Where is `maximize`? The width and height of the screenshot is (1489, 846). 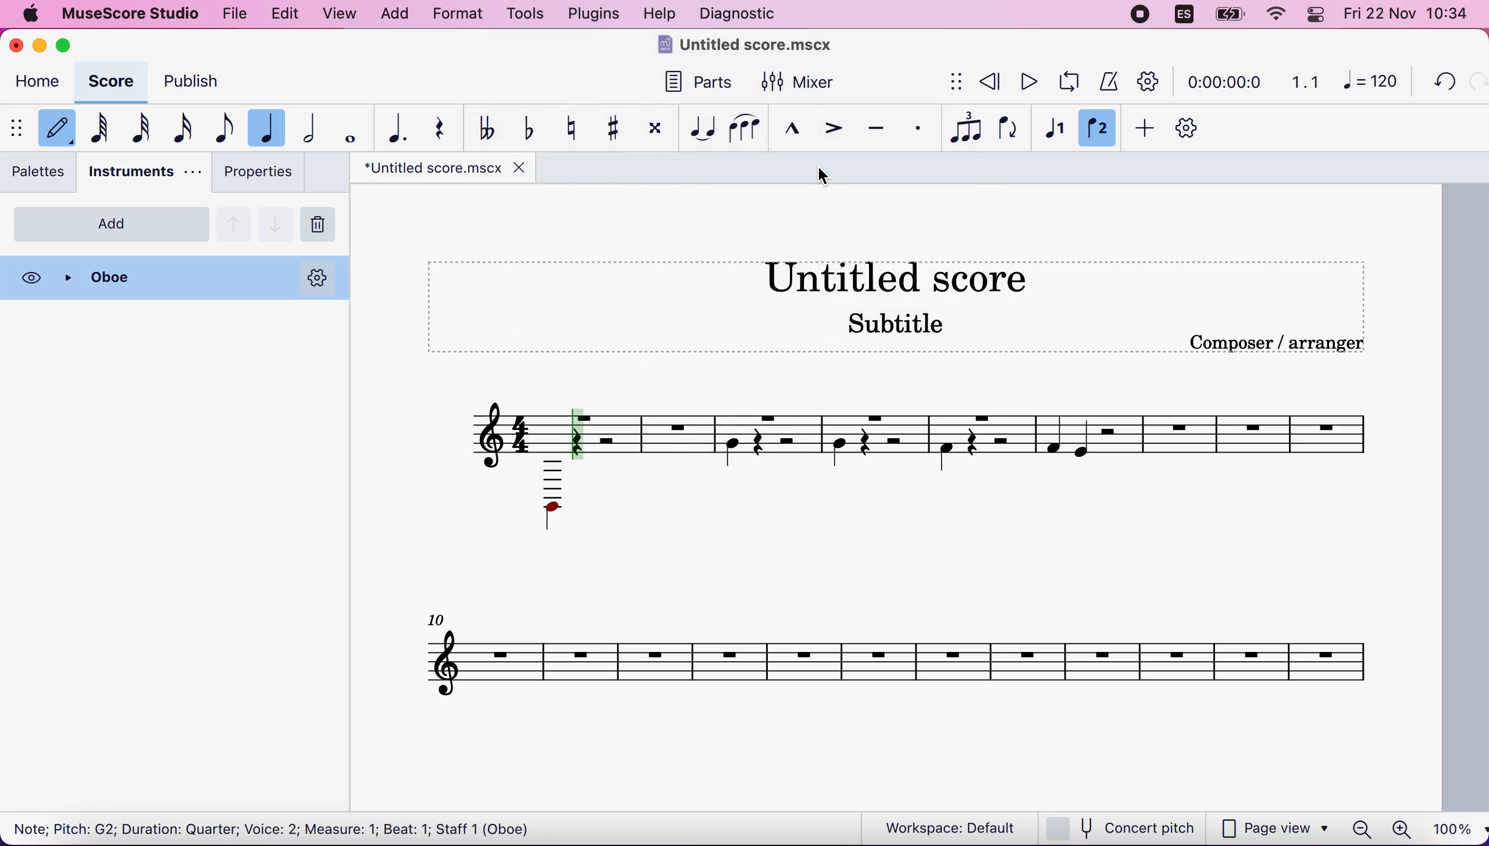
maximize is located at coordinates (68, 44).